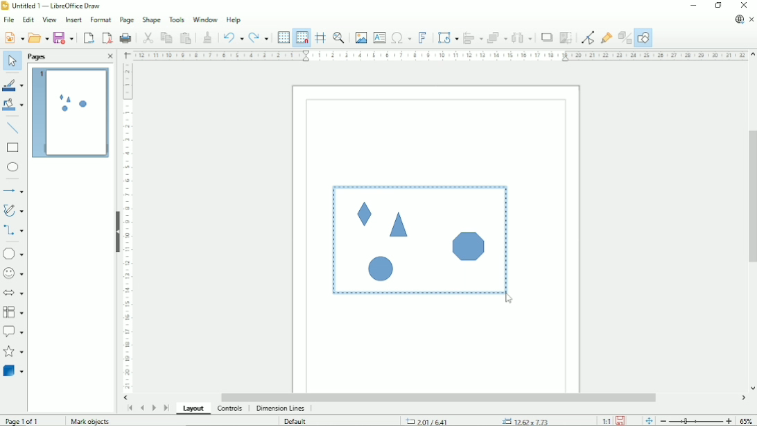  What do you see at coordinates (751, 198) in the screenshot?
I see `Vertical scrollbar` at bounding box center [751, 198].